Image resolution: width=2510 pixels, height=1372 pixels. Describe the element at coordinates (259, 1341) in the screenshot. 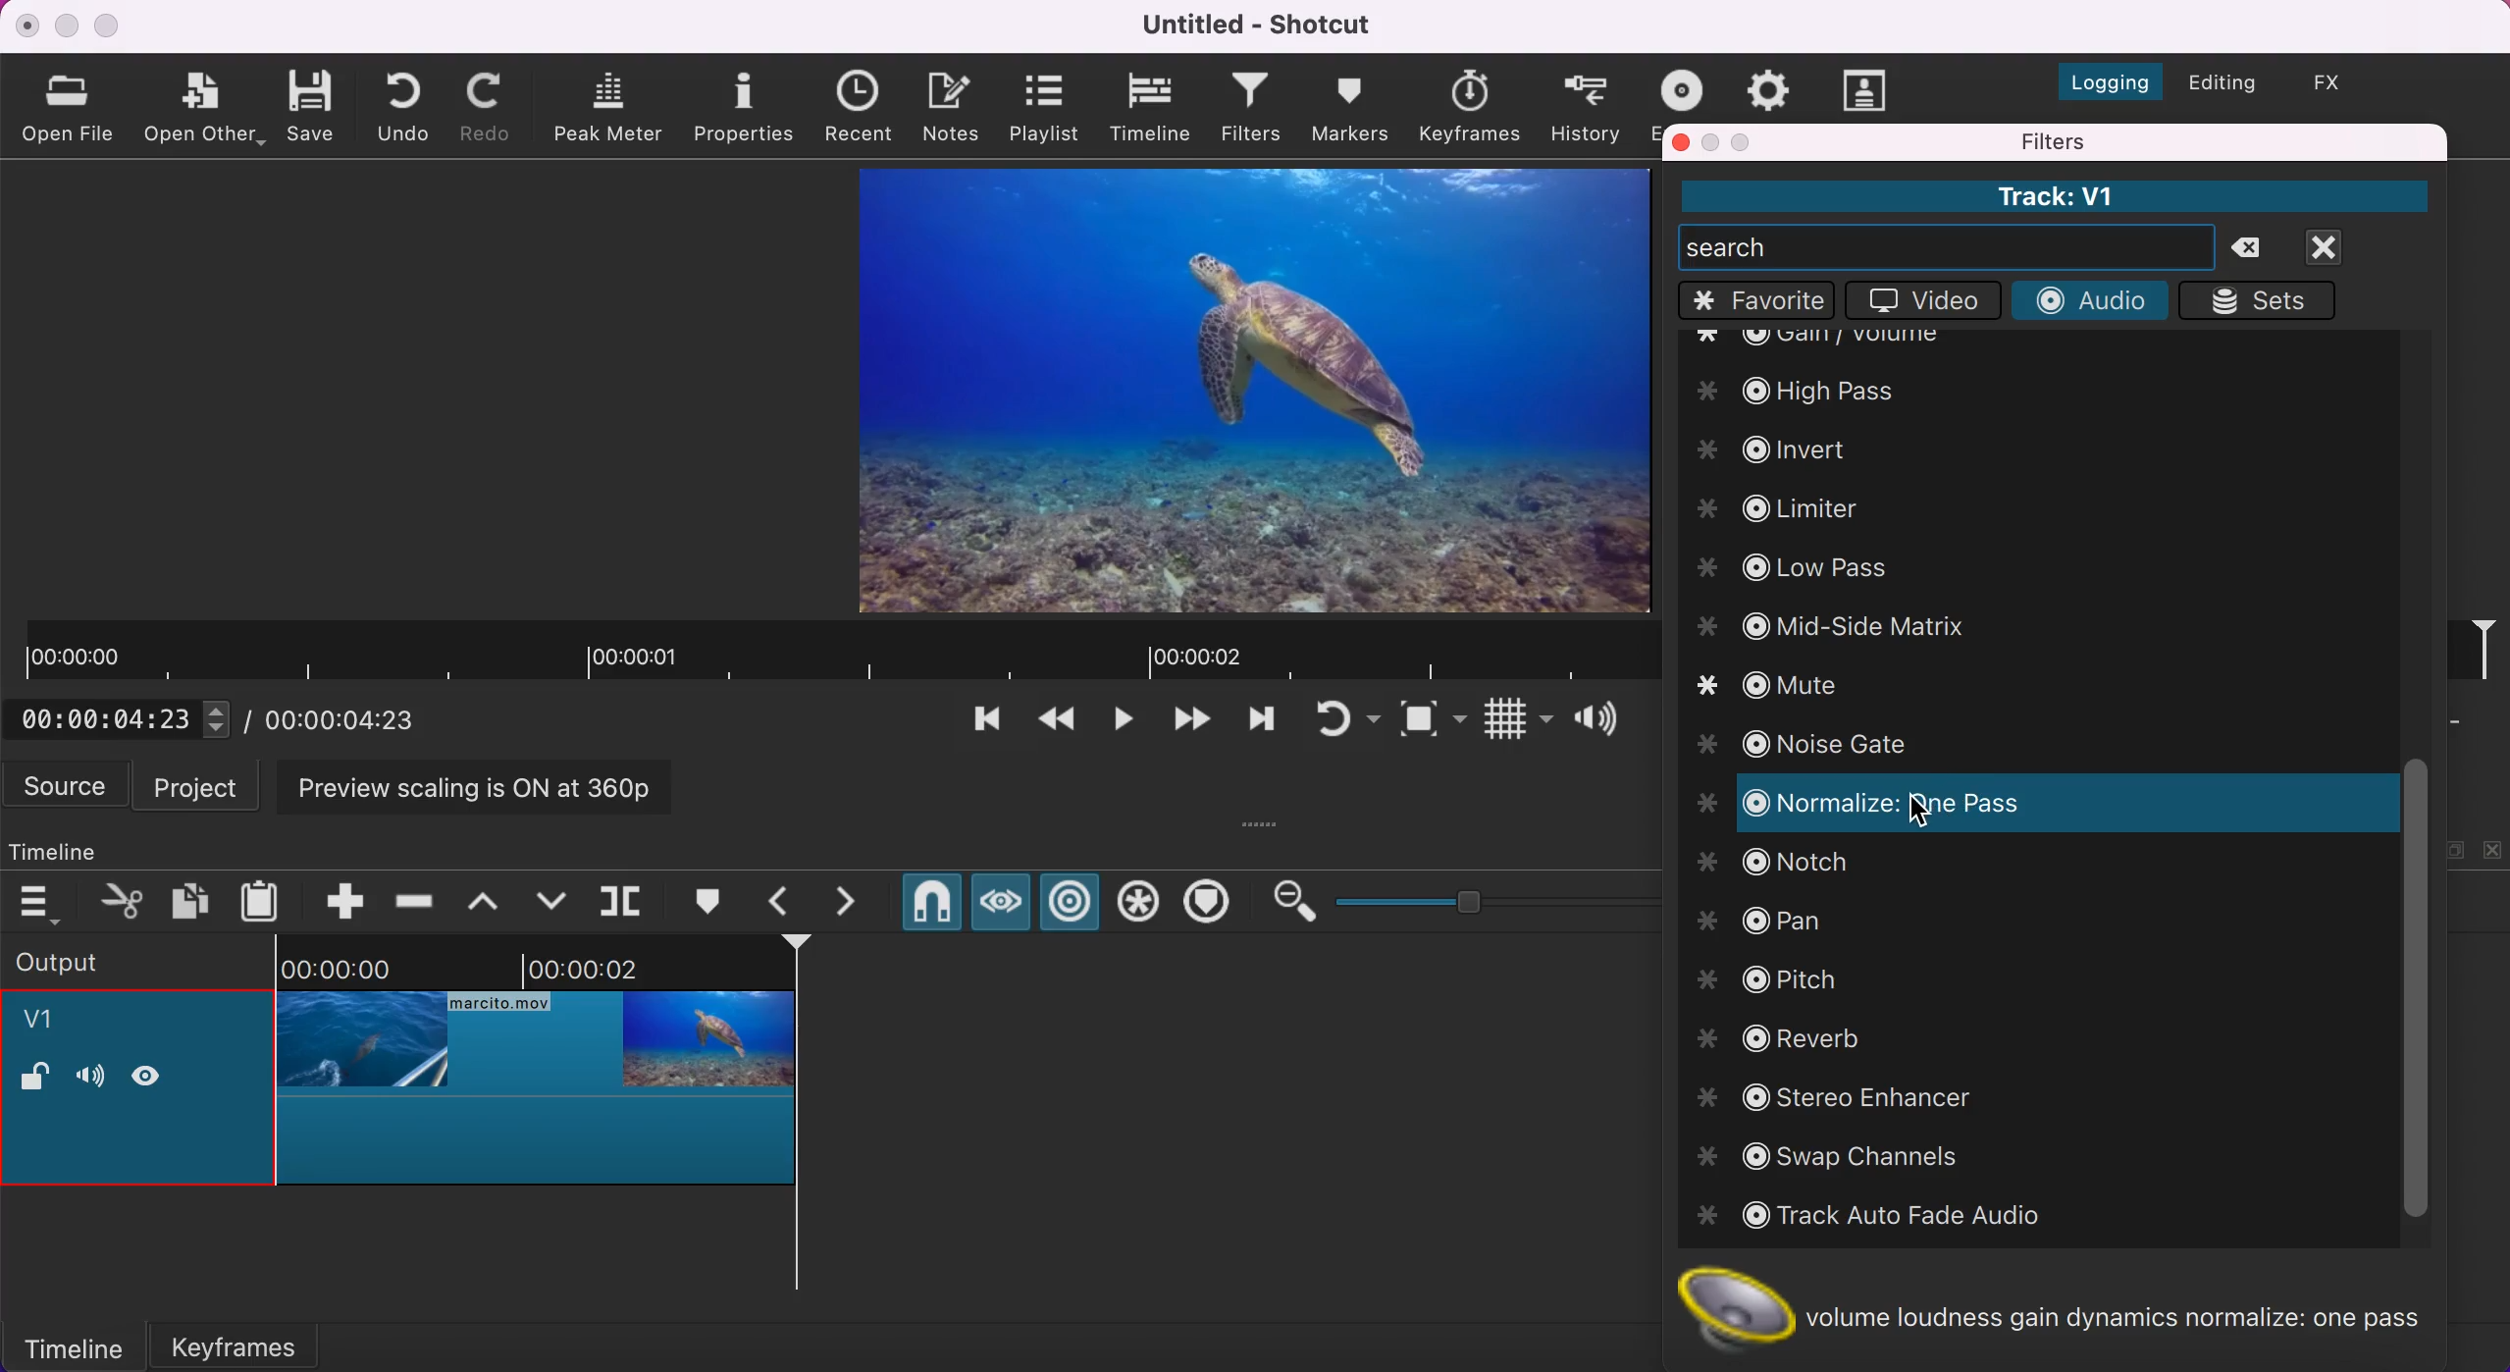

I see `keyframes` at that location.